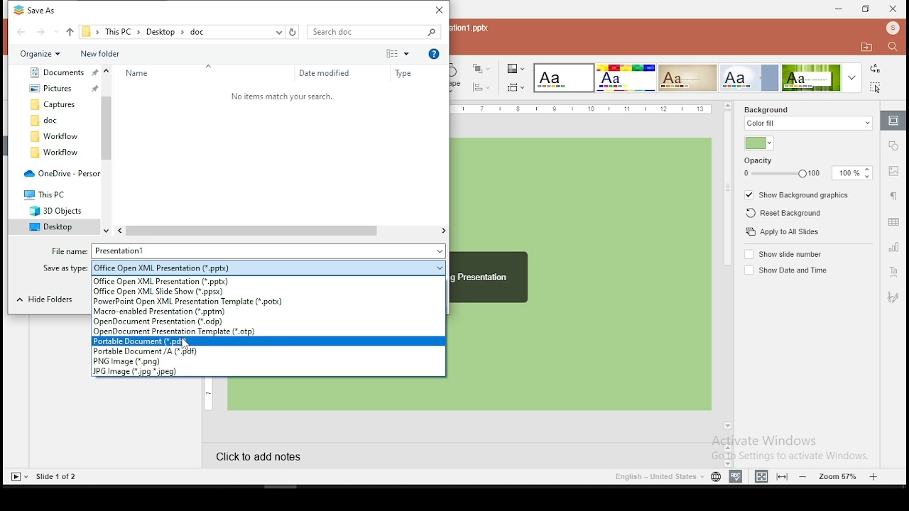 This screenshot has width=909, height=511. What do you see at coordinates (750, 77) in the screenshot?
I see `select color theme` at bounding box center [750, 77].